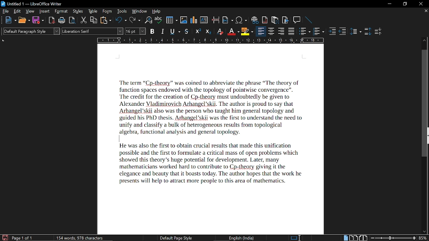  What do you see at coordinates (52, 20) in the screenshot?
I see `Export directly as pdf` at bounding box center [52, 20].